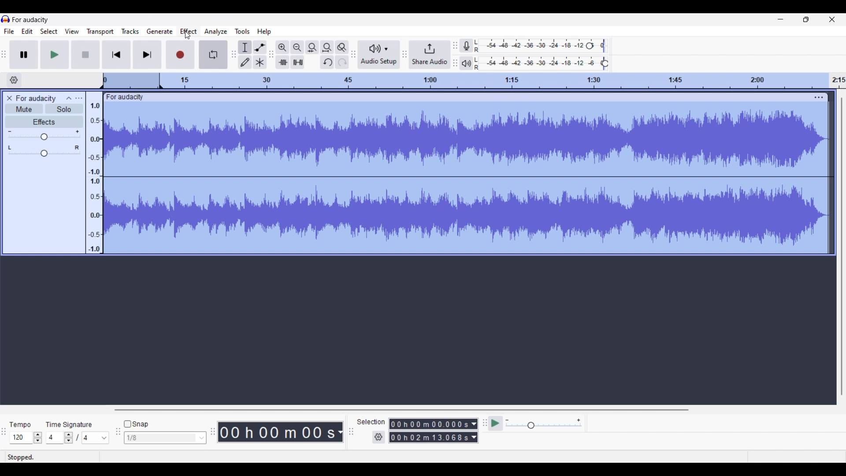 This screenshot has width=846, height=476. What do you see at coordinates (780, 19) in the screenshot?
I see `Minimize` at bounding box center [780, 19].